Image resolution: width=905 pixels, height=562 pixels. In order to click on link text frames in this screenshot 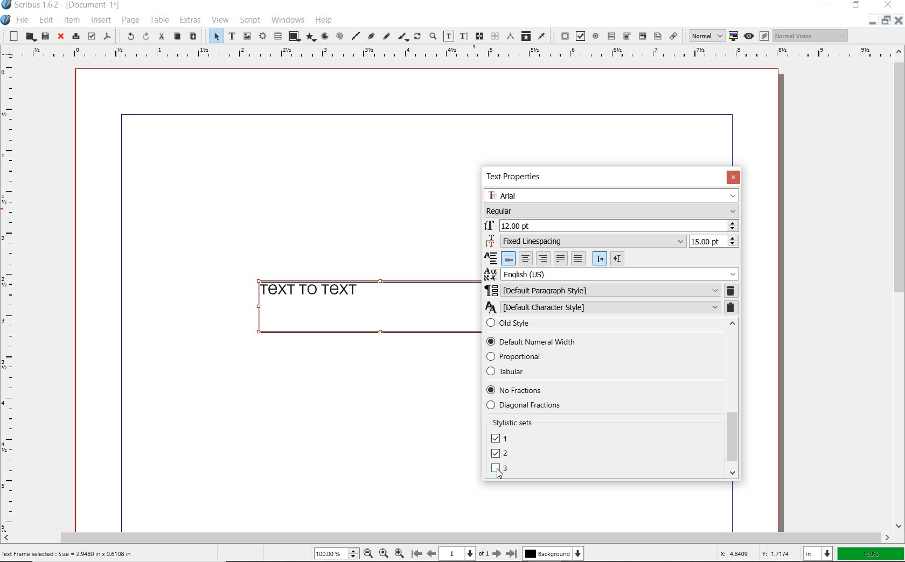, I will do `click(478, 36)`.